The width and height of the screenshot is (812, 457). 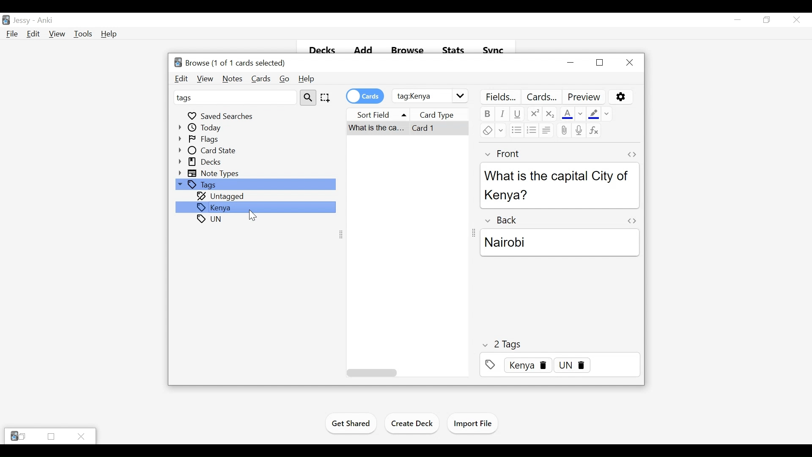 I want to click on Preview Selected Card, so click(x=585, y=97).